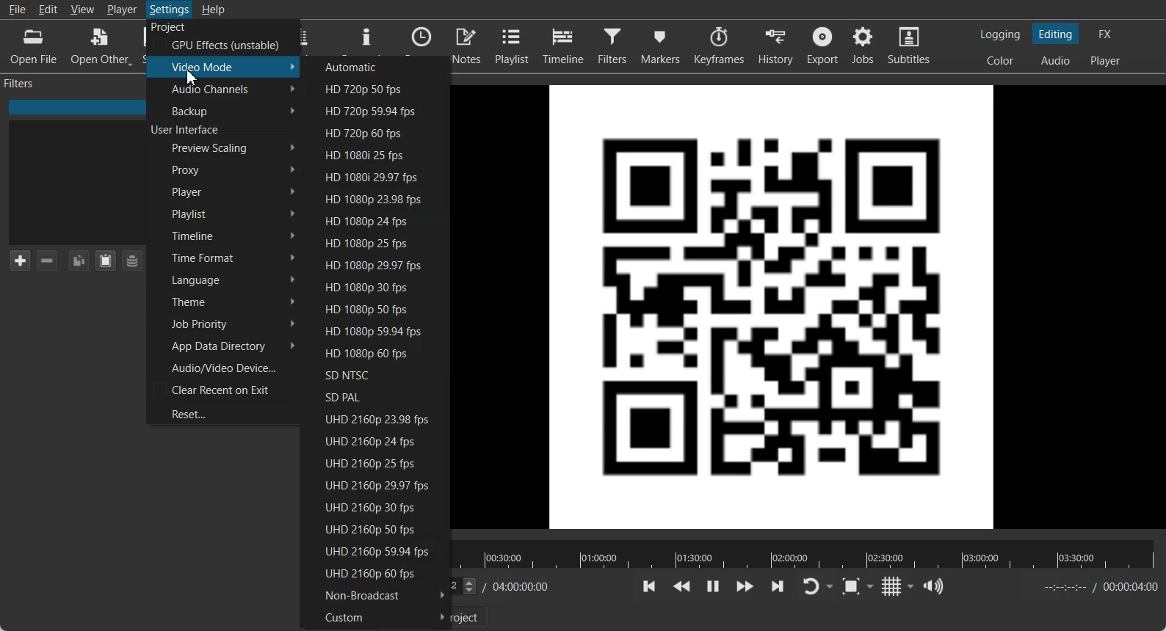 This screenshot has width=1166, height=631. Describe the element at coordinates (101, 45) in the screenshot. I see `Open Other` at that location.